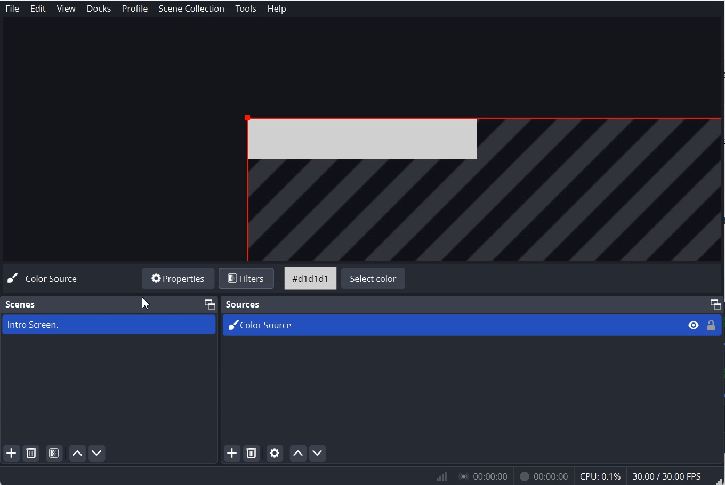 The width and height of the screenshot is (725, 485). What do you see at coordinates (46, 278) in the screenshot?
I see `Color Source` at bounding box center [46, 278].